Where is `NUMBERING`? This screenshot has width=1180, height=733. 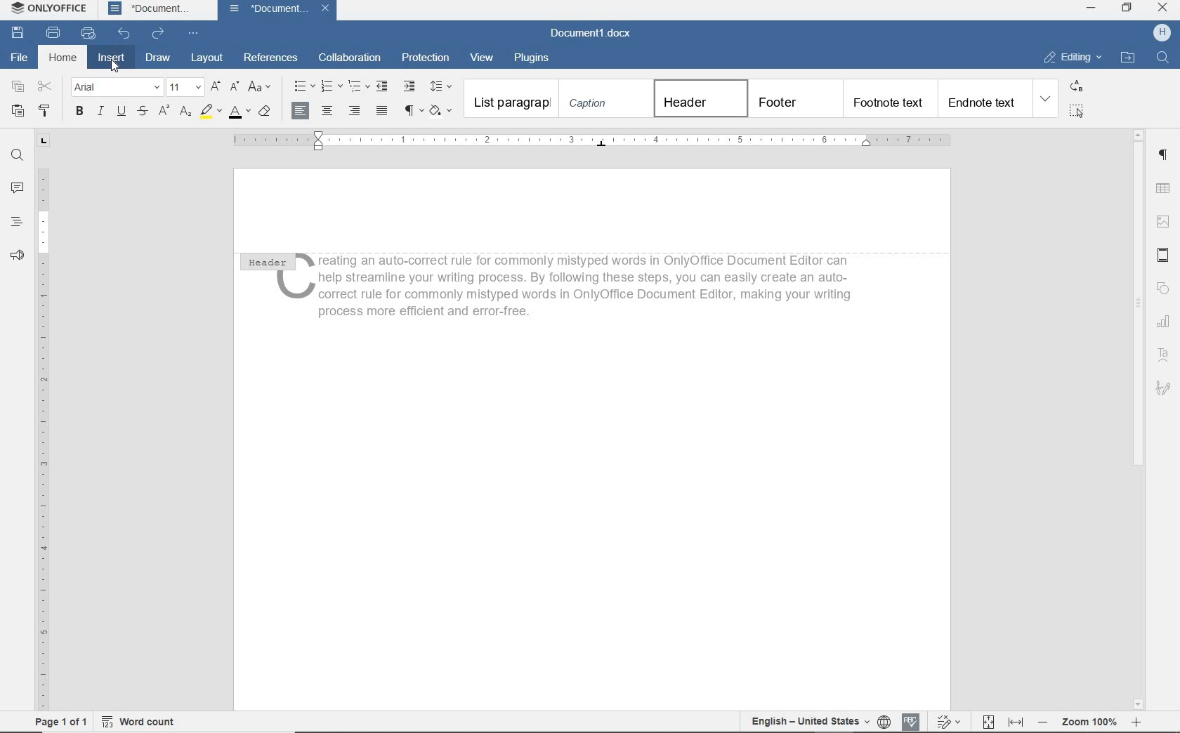 NUMBERING is located at coordinates (331, 87).